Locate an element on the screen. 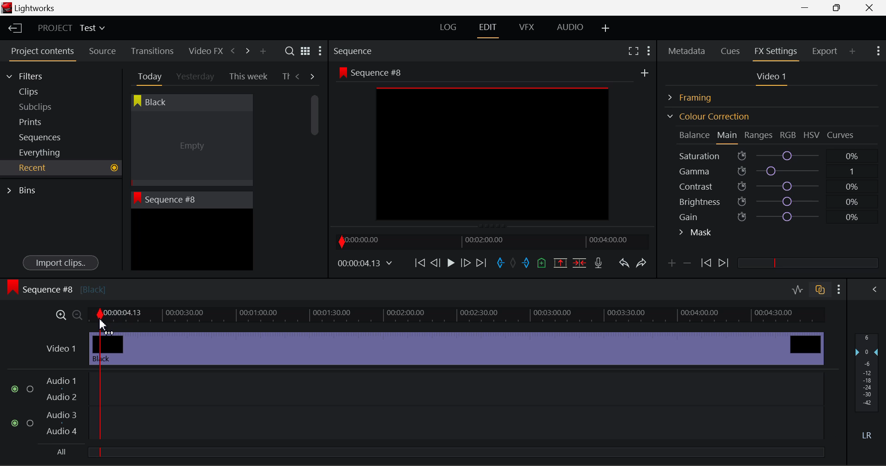 The height and width of the screenshot is (466, 886). Show Settings is located at coordinates (839, 289).